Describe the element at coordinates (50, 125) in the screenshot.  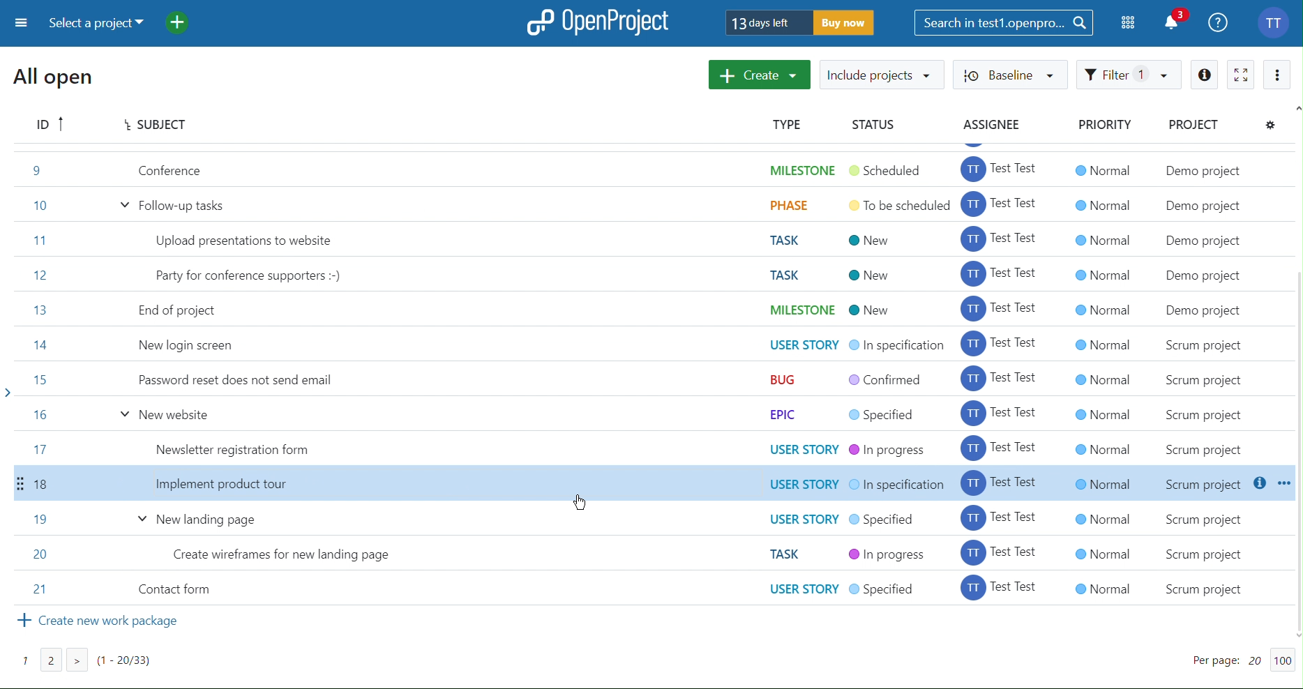
I see `ID` at that location.